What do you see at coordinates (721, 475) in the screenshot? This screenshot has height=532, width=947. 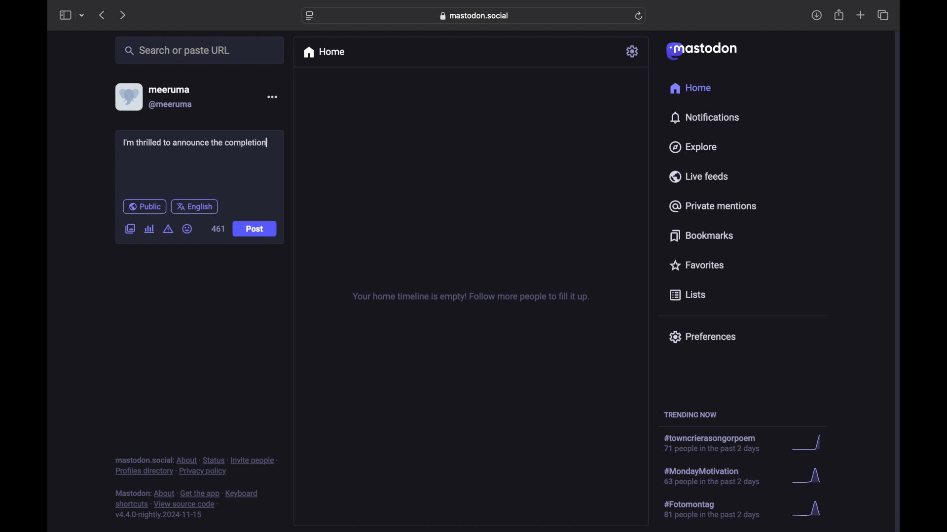 I see `hashtag  trend` at bounding box center [721, 475].